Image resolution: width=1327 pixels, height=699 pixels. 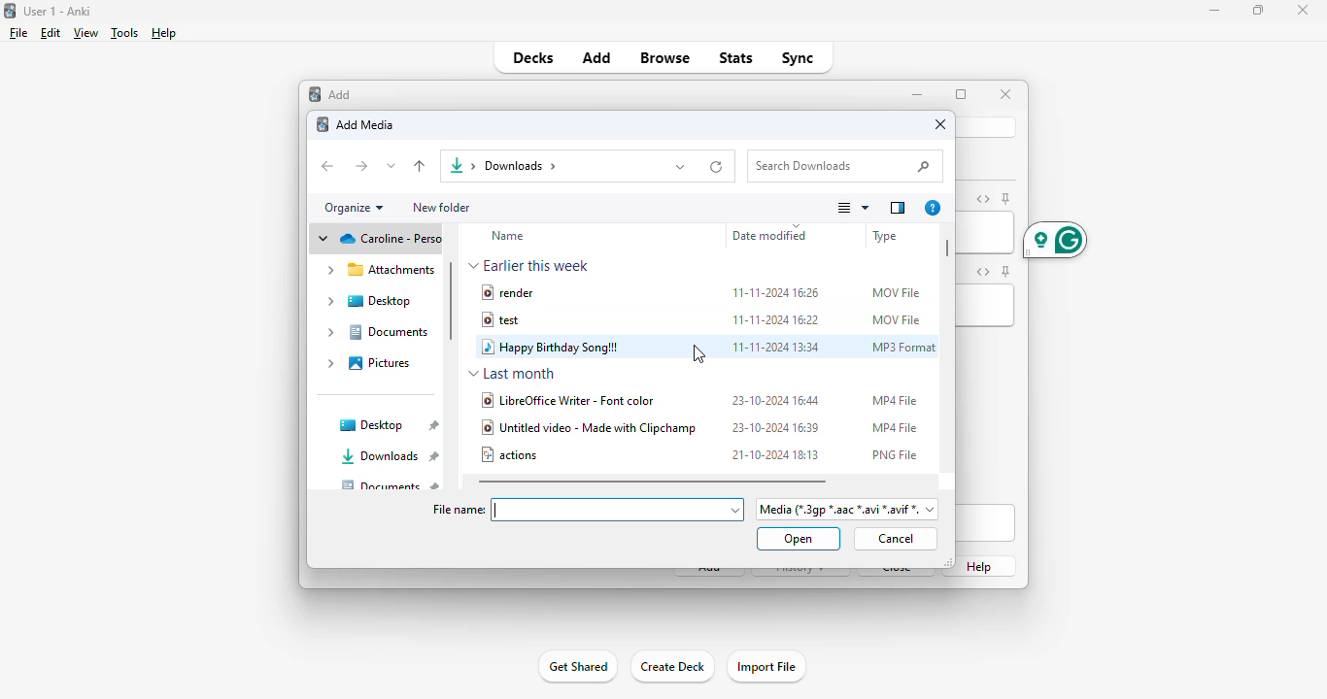 What do you see at coordinates (362, 166) in the screenshot?
I see `forward` at bounding box center [362, 166].